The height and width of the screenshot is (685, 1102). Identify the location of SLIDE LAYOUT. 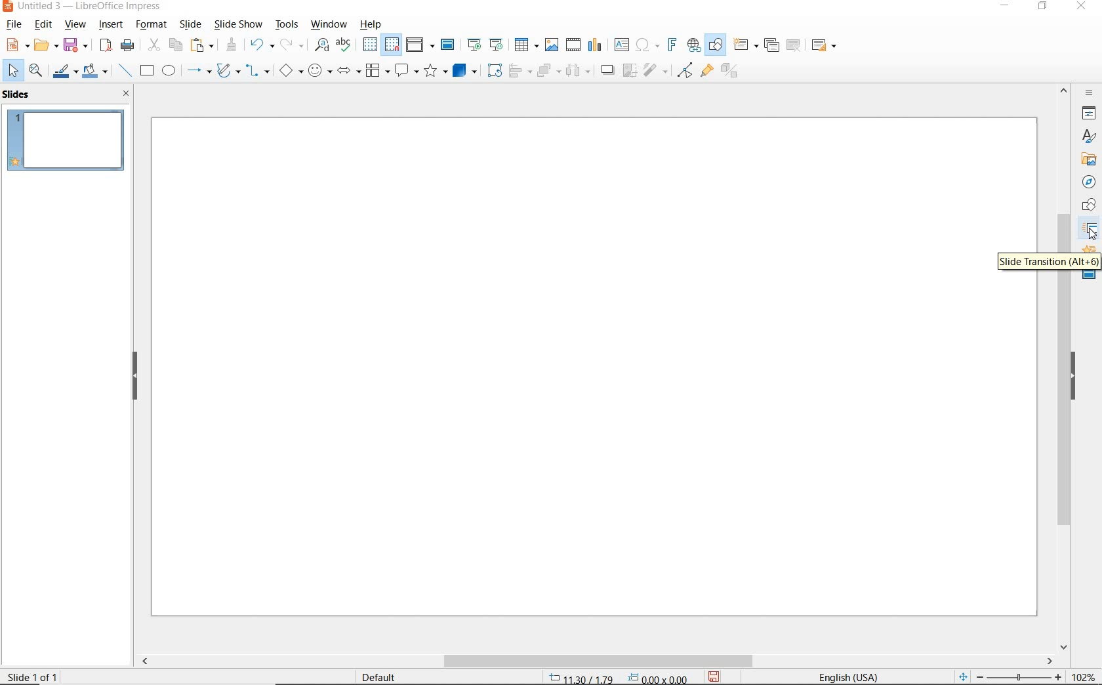
(822, 45).